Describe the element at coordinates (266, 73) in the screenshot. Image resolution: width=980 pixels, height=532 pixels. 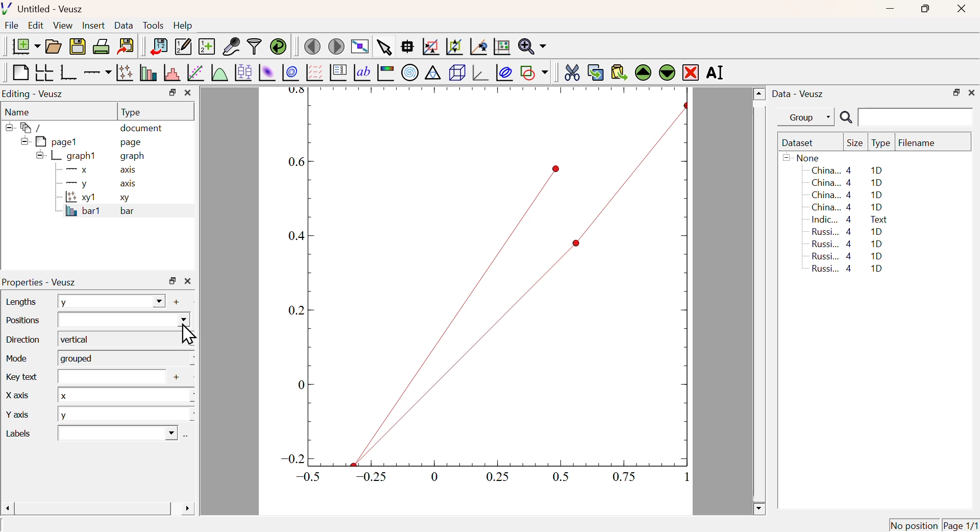
I see `Plot 2D set as image` at that location.